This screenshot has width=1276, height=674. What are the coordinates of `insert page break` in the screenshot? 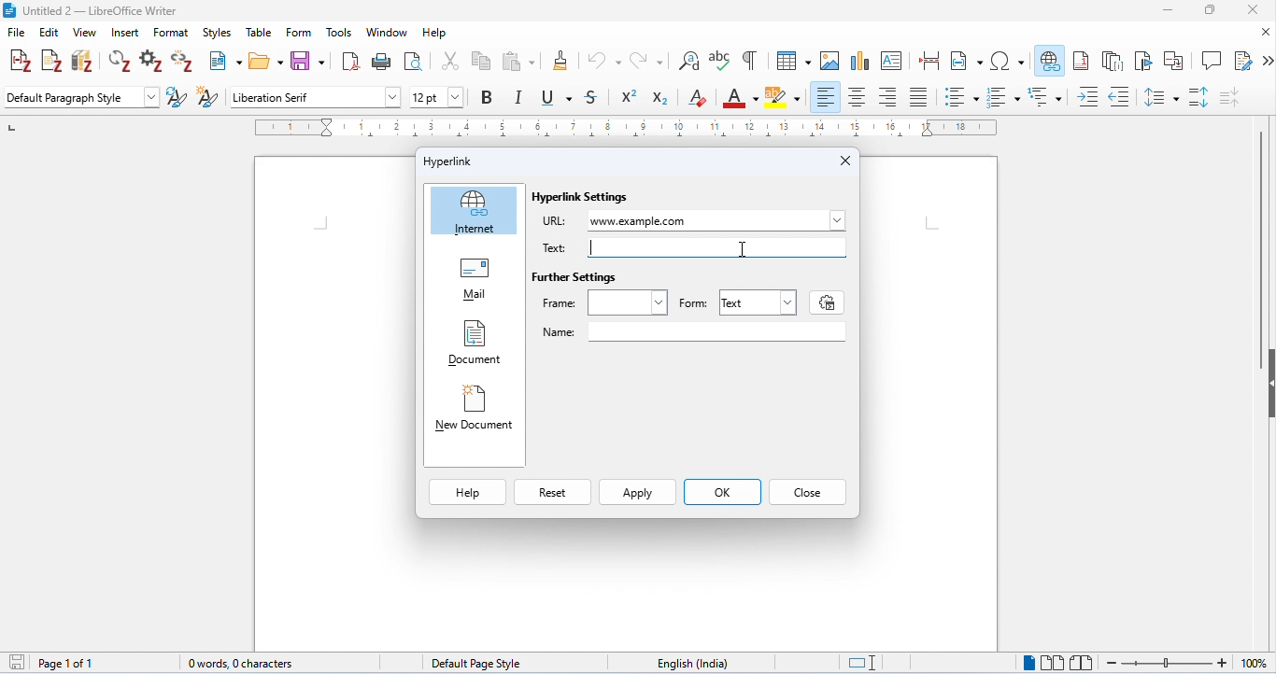 It's located at (929, 60).